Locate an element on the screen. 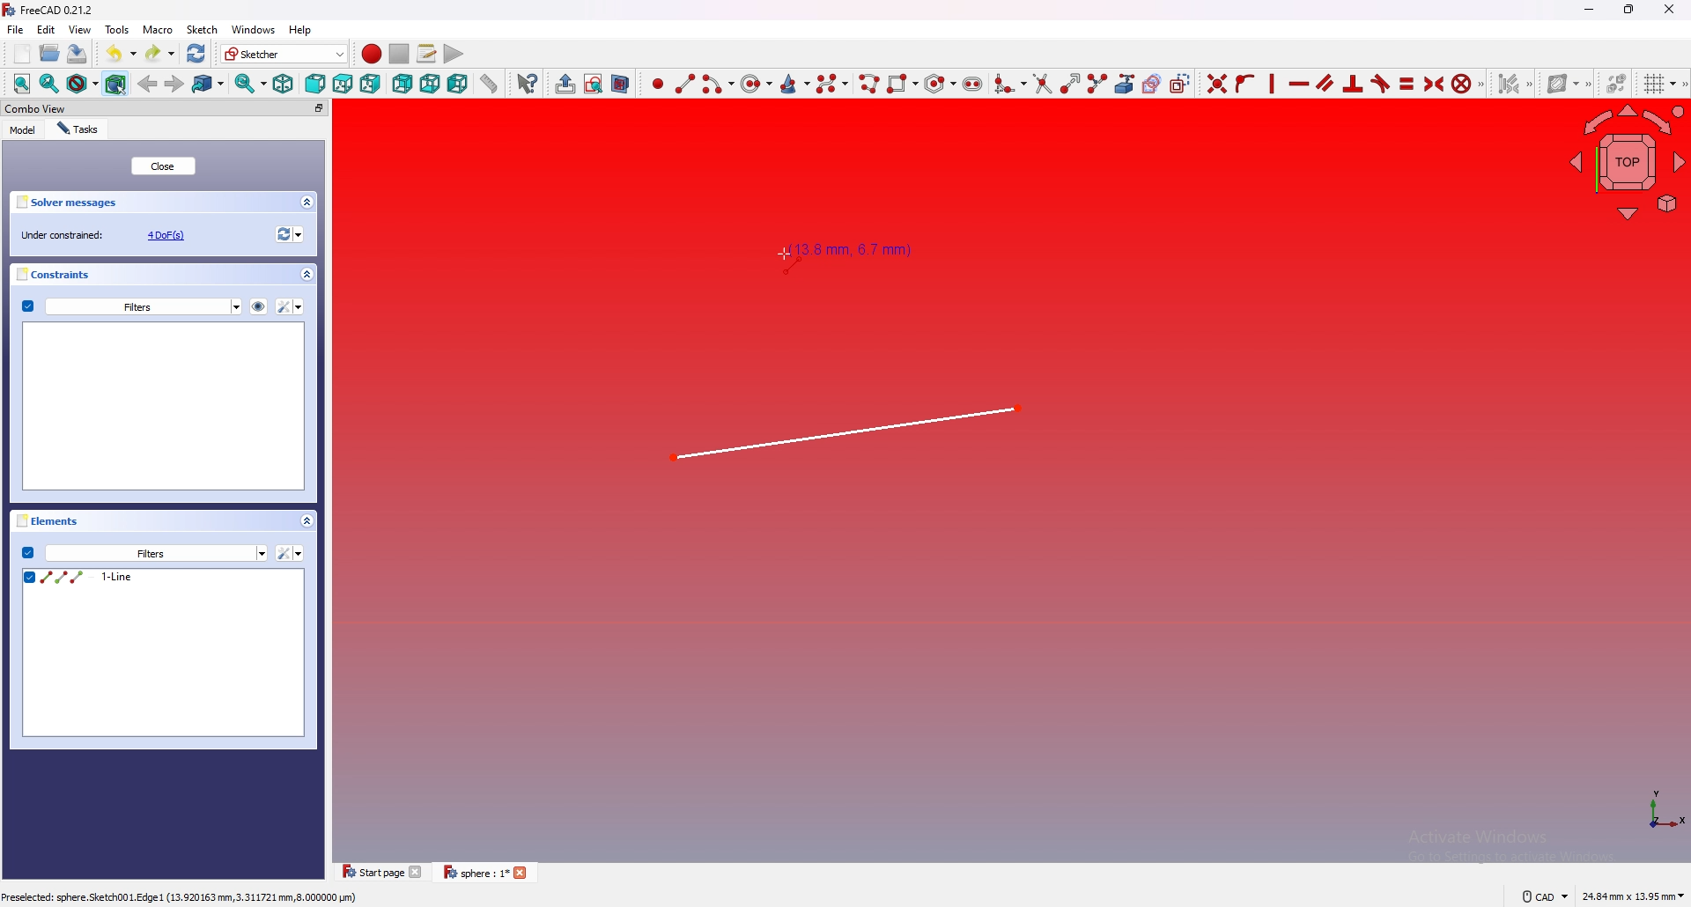 The image size is (1691, 907). Show/hide all hidden constraints from 3D view. (same as ticking/unticking all listed constraints in list below) is located at coordinates (258, 305).